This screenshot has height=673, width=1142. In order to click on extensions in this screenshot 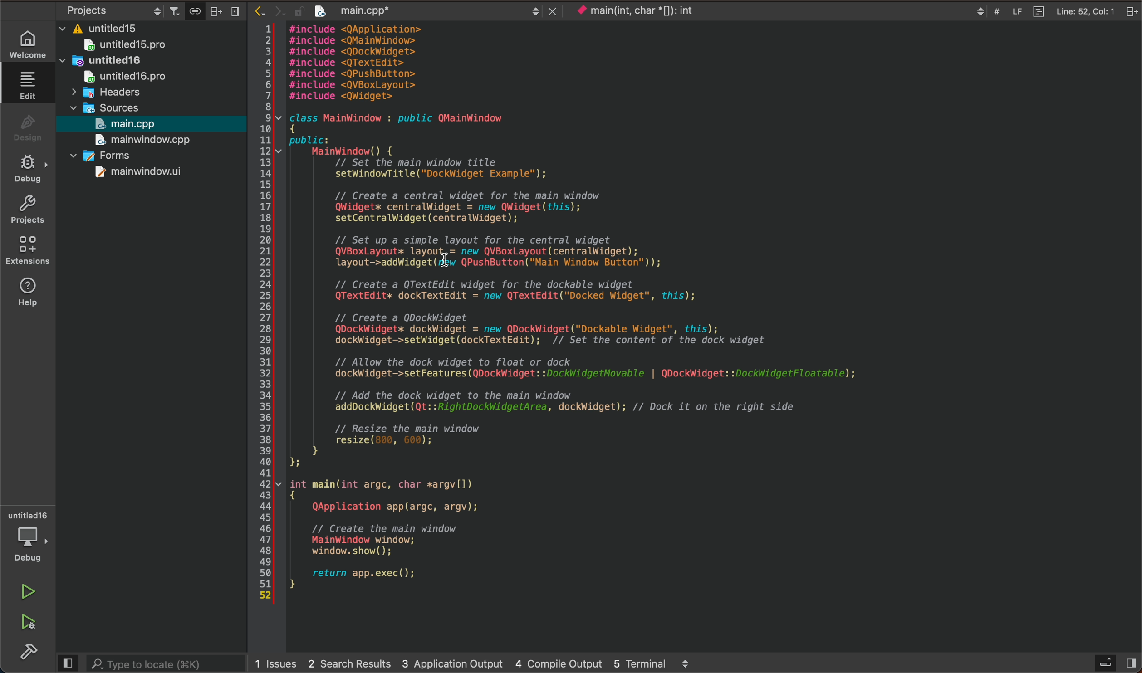, I will do `click(28, 251)`.